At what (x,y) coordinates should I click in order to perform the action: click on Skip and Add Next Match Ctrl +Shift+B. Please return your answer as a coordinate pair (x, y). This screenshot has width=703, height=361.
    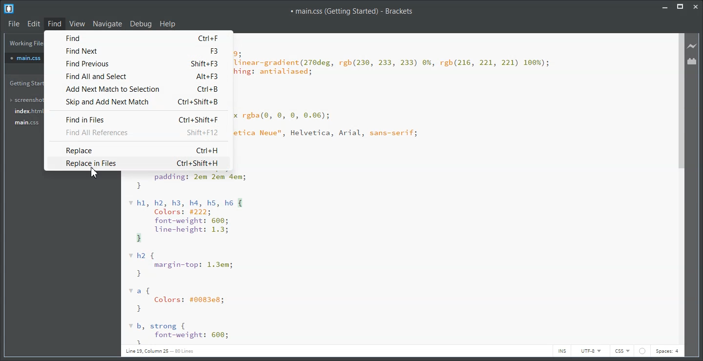
    Looking at the image, I should click on (138, 102).